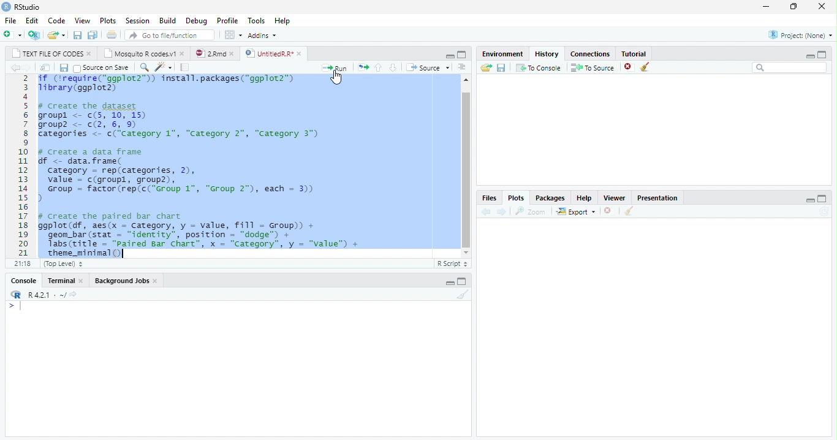 The image size is (837, 440). What do you see at coordinates (170, 36) in the screenshot?
I see `go to file/function` at bounding box center [170, 36].